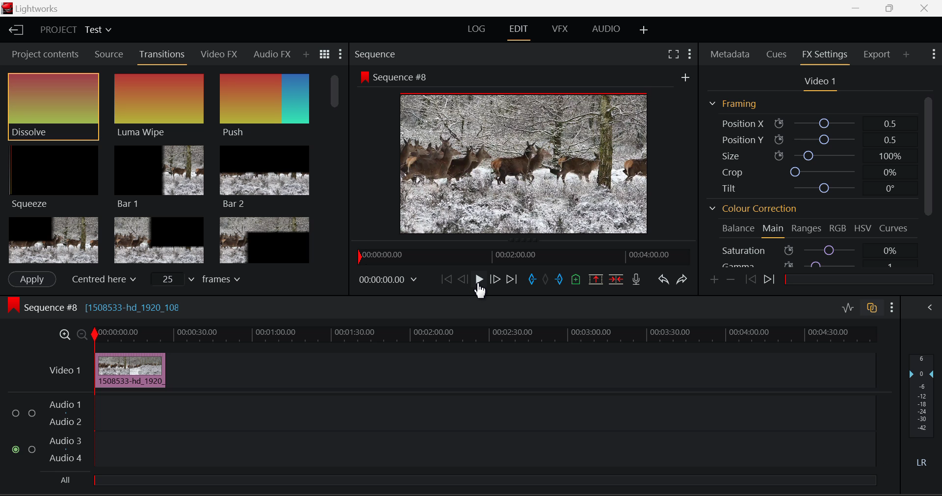  I want to click on Ranges, so click(807, 229).